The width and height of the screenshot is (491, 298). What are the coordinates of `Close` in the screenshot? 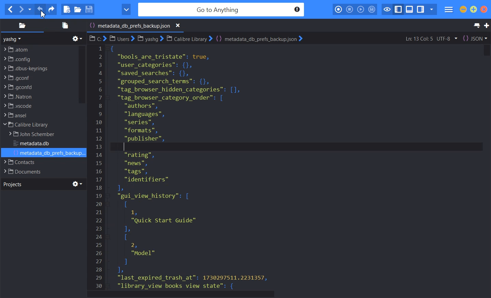 It's located at (178, 26).